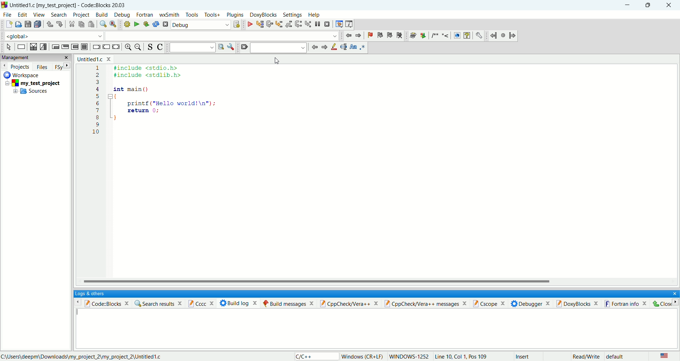 This screenshot has height=361, width=680. Describe the element at coordinates (495, 36) in the screenshot. I see `next jump` at that location.